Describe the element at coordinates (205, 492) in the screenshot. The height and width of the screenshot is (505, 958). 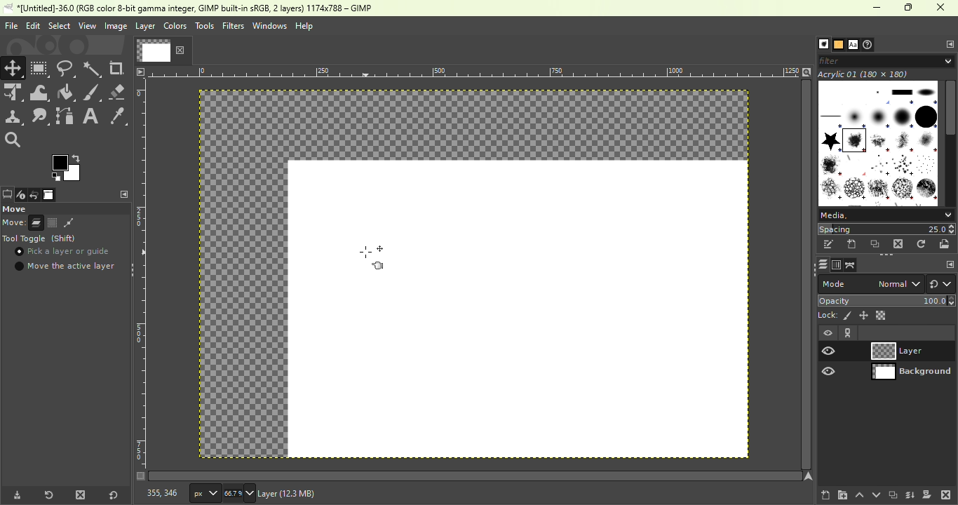
I see `Ruler measurement` at that location.